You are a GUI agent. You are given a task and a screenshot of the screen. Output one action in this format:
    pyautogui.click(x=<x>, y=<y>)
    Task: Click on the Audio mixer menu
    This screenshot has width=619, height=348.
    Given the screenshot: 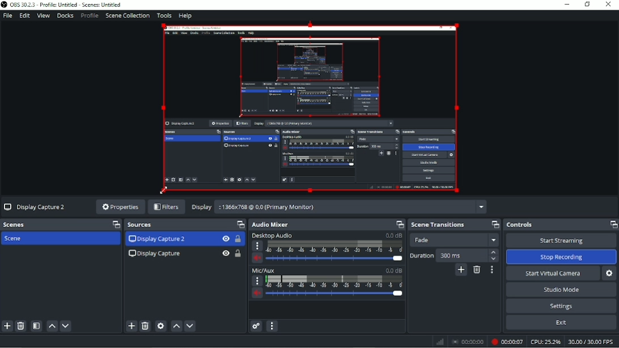 What is the action you would take?
    pyautogui.click(x=274, y=326)
    